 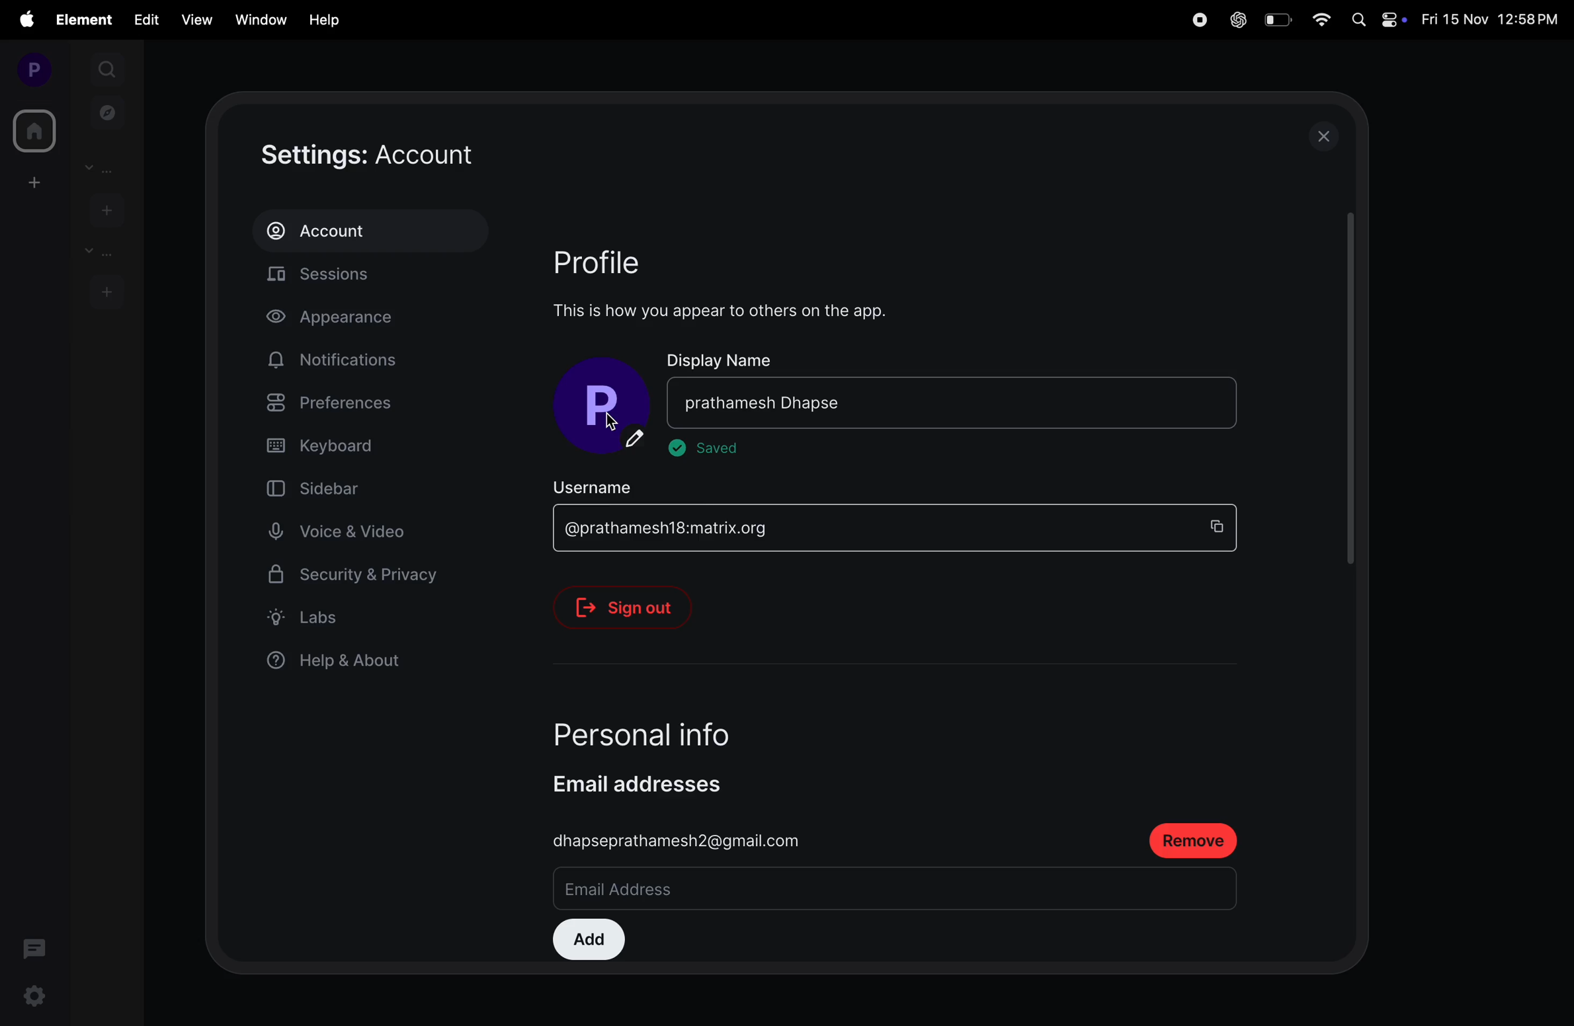 I want to click on close, so click(x=1328, y=136).